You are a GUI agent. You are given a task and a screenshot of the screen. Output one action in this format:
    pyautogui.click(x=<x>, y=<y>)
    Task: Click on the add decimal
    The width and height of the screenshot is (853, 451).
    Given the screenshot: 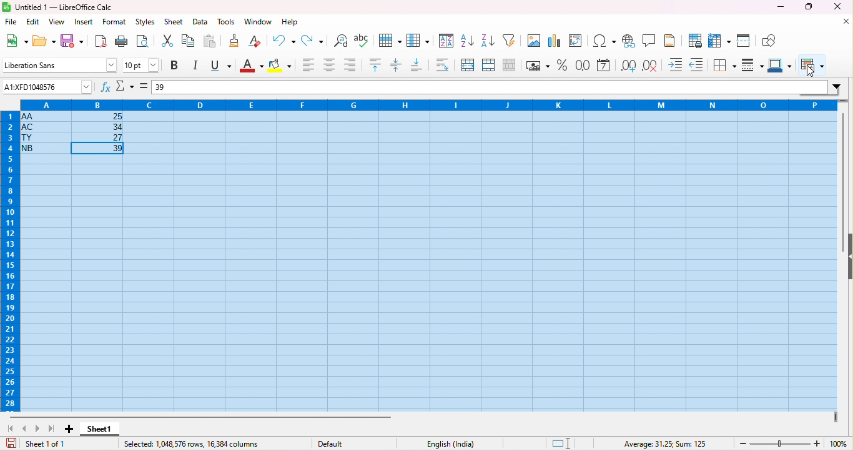 What is the action you would take?
    pyautogui.click(x=628, y=66)
    